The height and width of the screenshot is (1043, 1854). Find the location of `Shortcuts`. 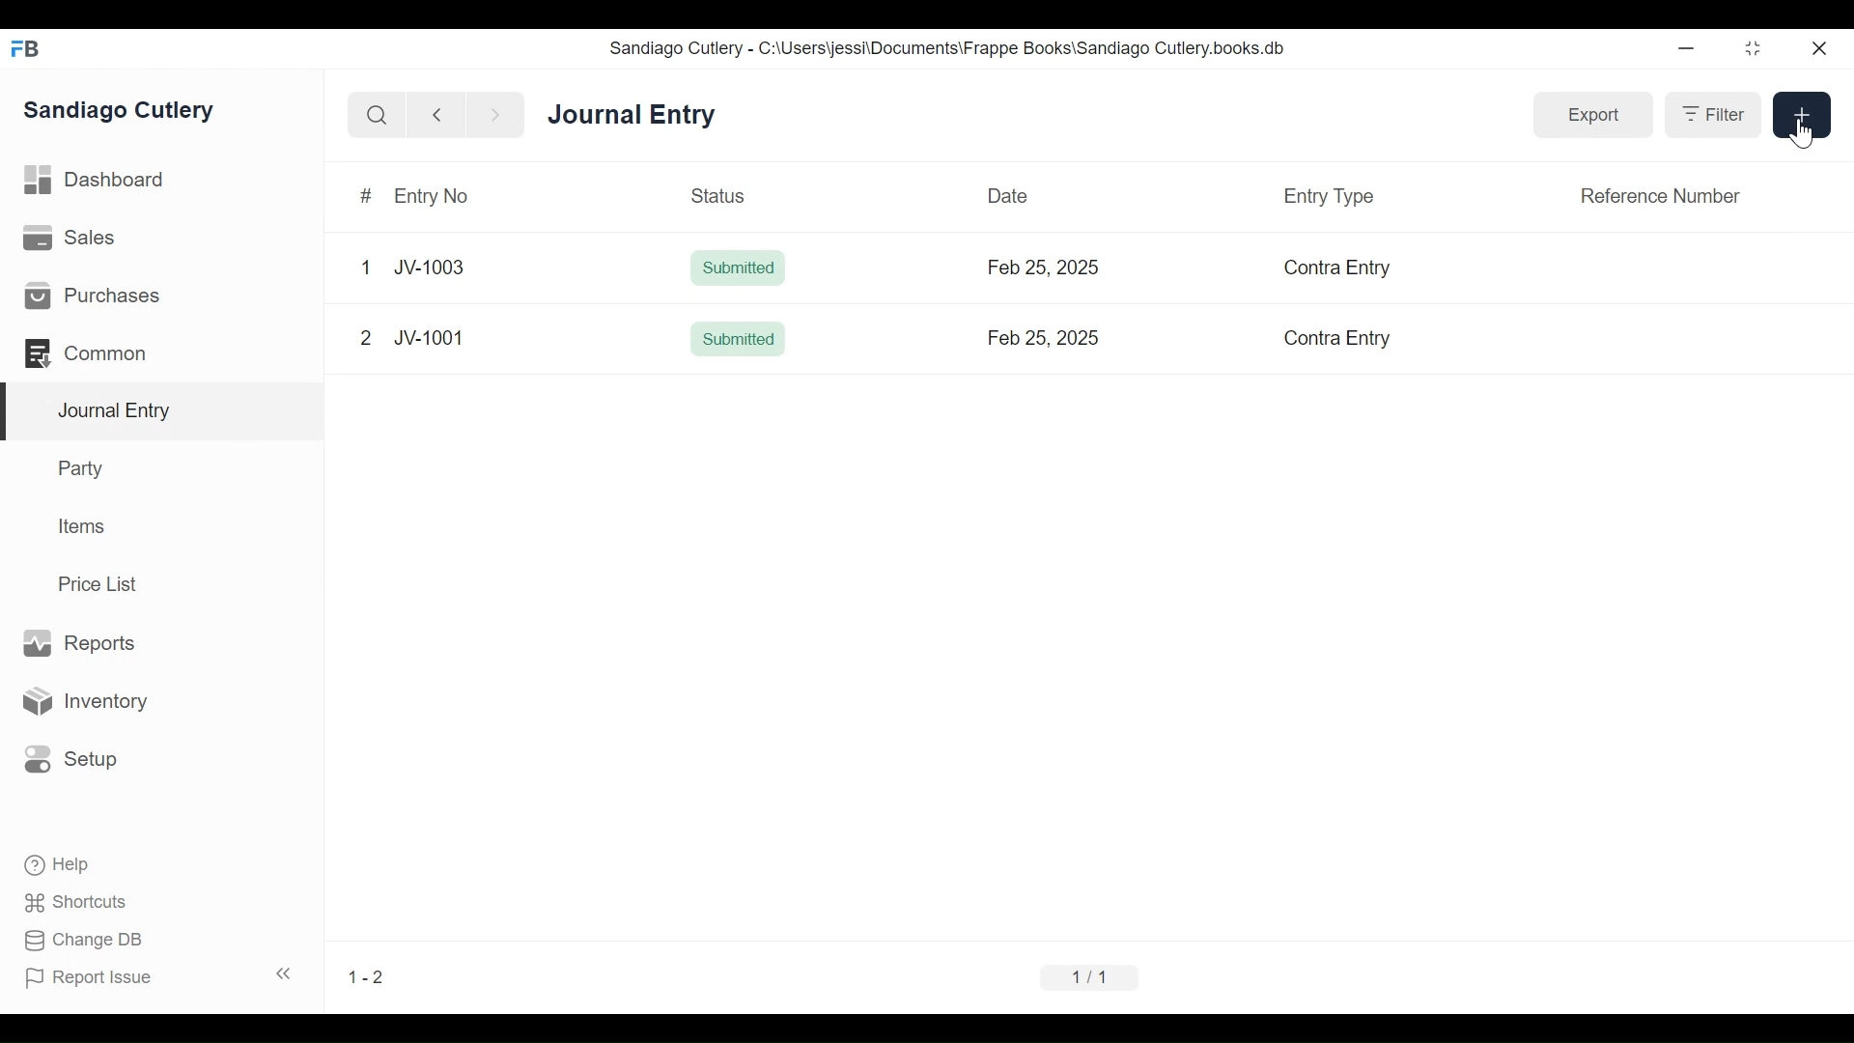

Shortcuts is located at coordinates (78, 905).